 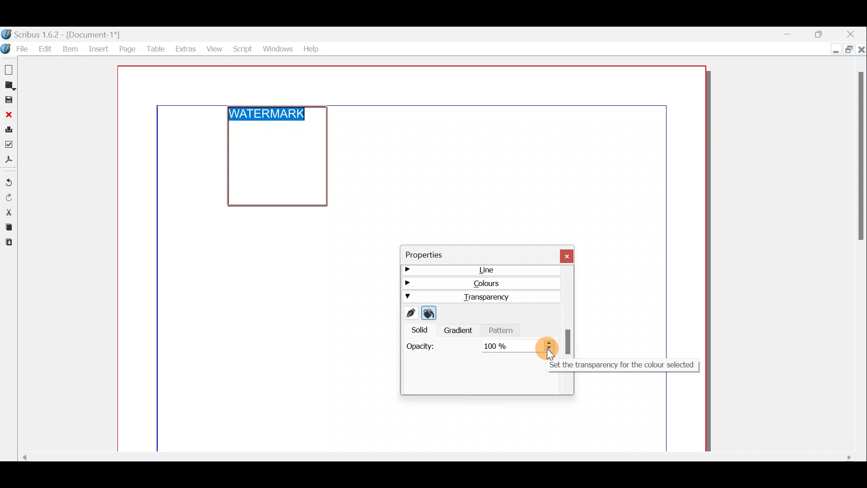 I want to click on Cut, so click(x=8, y=212).